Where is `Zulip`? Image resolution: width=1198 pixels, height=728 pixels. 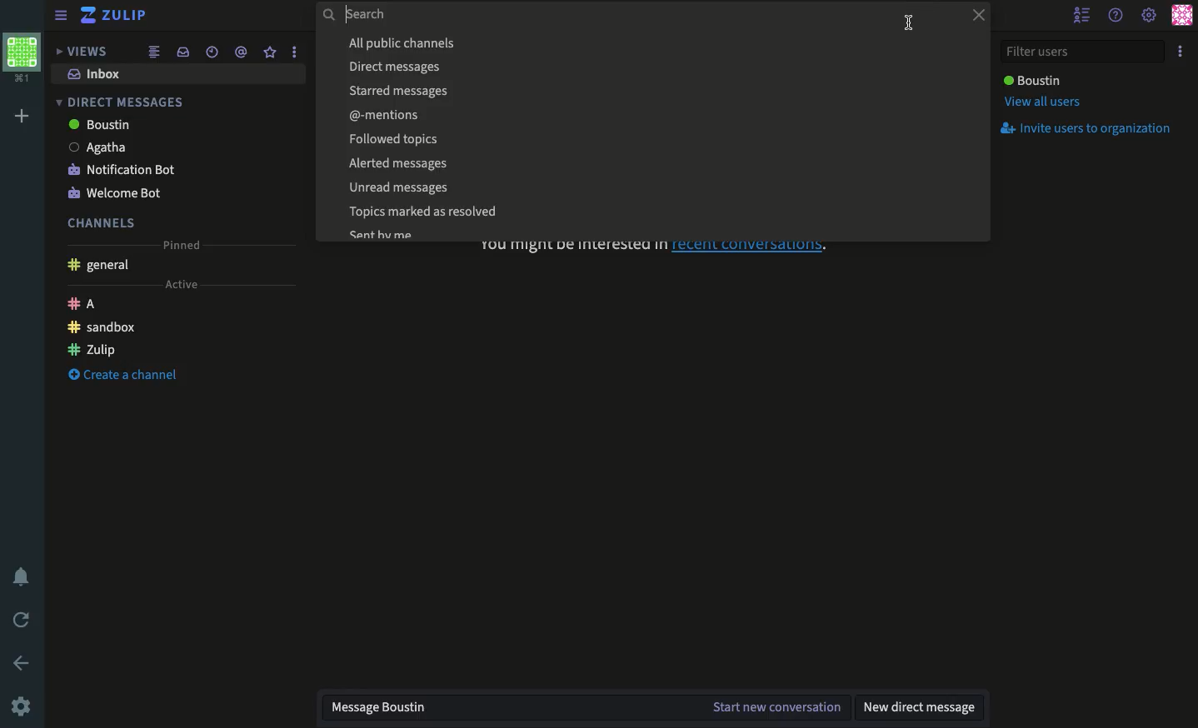
Zulip is located at coordinates (117, 16).